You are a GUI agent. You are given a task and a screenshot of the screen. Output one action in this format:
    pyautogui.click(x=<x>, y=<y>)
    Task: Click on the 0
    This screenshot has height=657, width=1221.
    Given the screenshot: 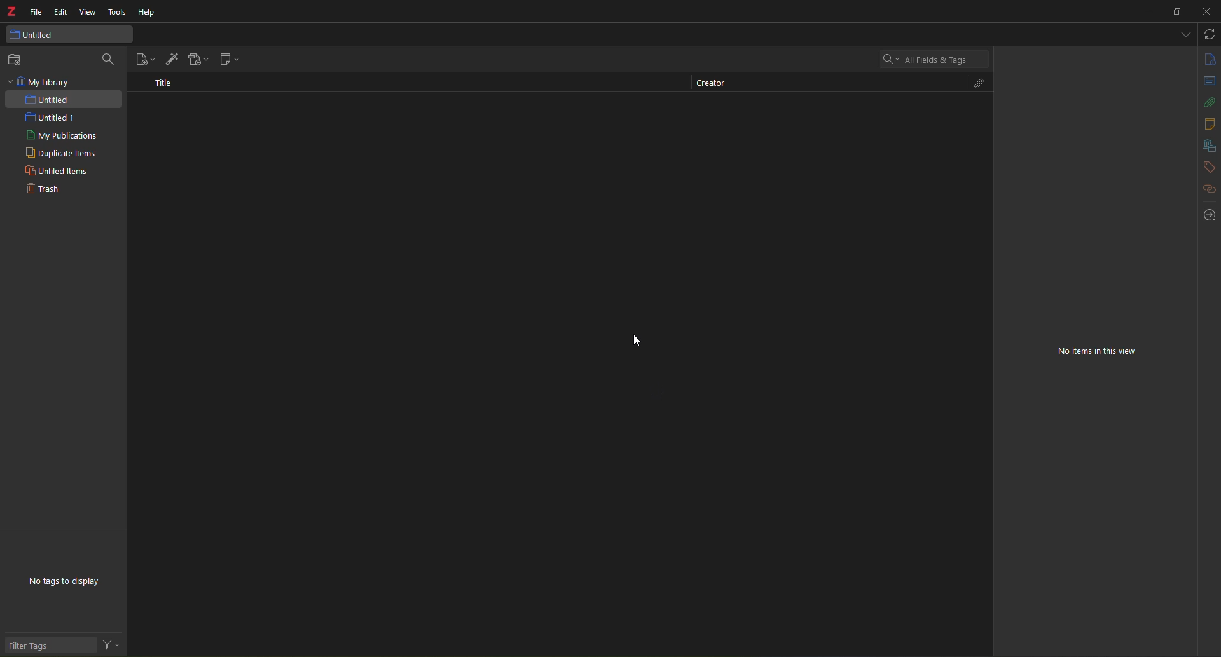 What is the action you would take?
    pyautogui.click(x=1032, y=147)
    